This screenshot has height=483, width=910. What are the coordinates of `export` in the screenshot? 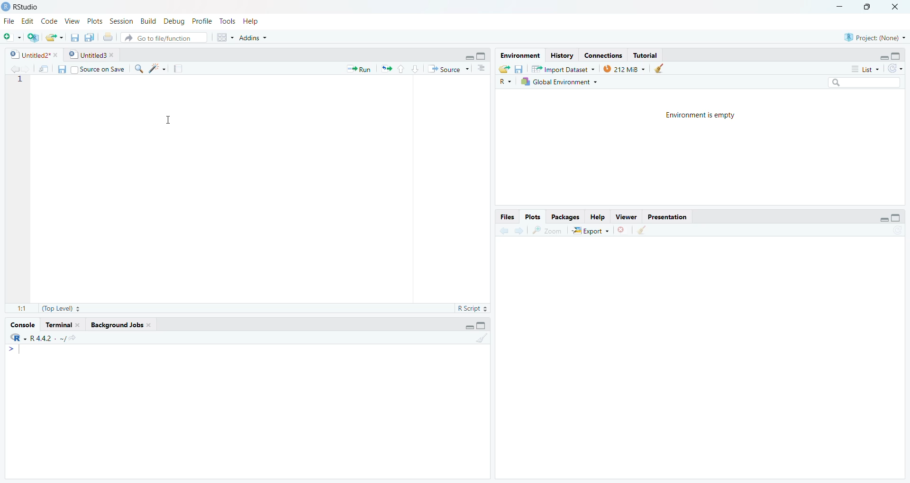 It's located at (590, 229).